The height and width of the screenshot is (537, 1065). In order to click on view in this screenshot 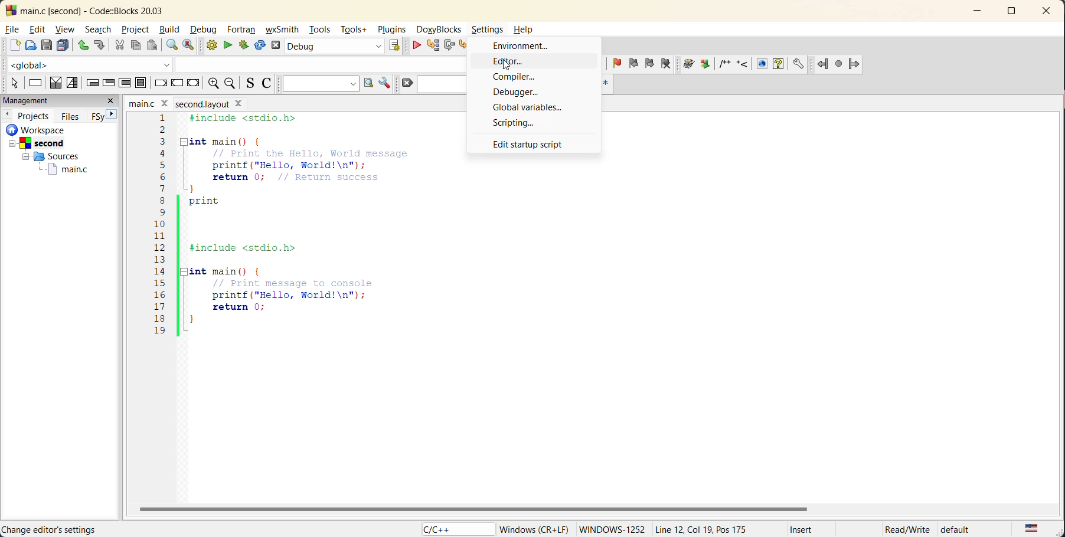, I will do `click(66, 29)`.